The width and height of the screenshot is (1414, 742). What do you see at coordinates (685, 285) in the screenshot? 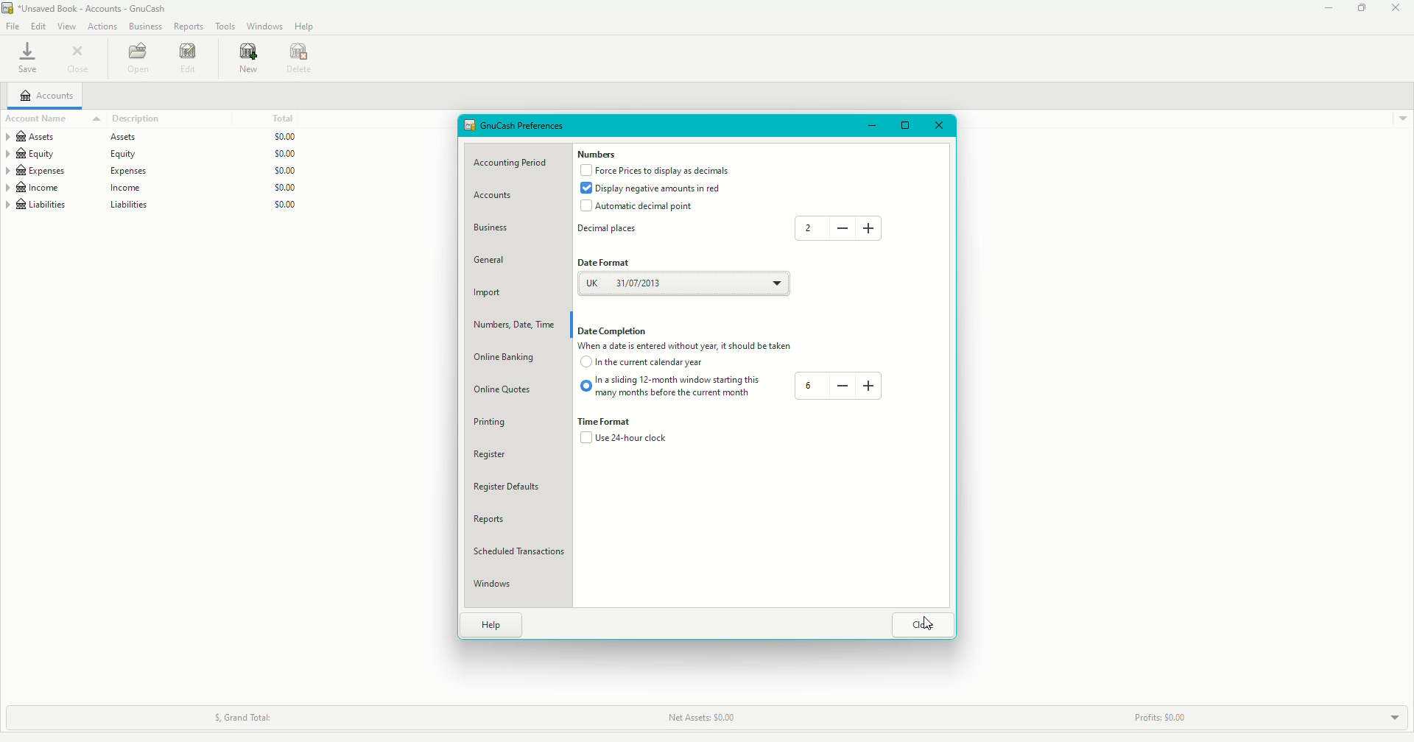
I see `UK` at bounding box center [685, 285].